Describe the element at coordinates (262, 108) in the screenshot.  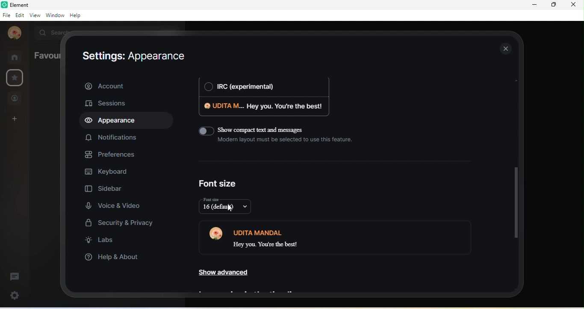
I see `udita m. hey you . you're the best` at that location.